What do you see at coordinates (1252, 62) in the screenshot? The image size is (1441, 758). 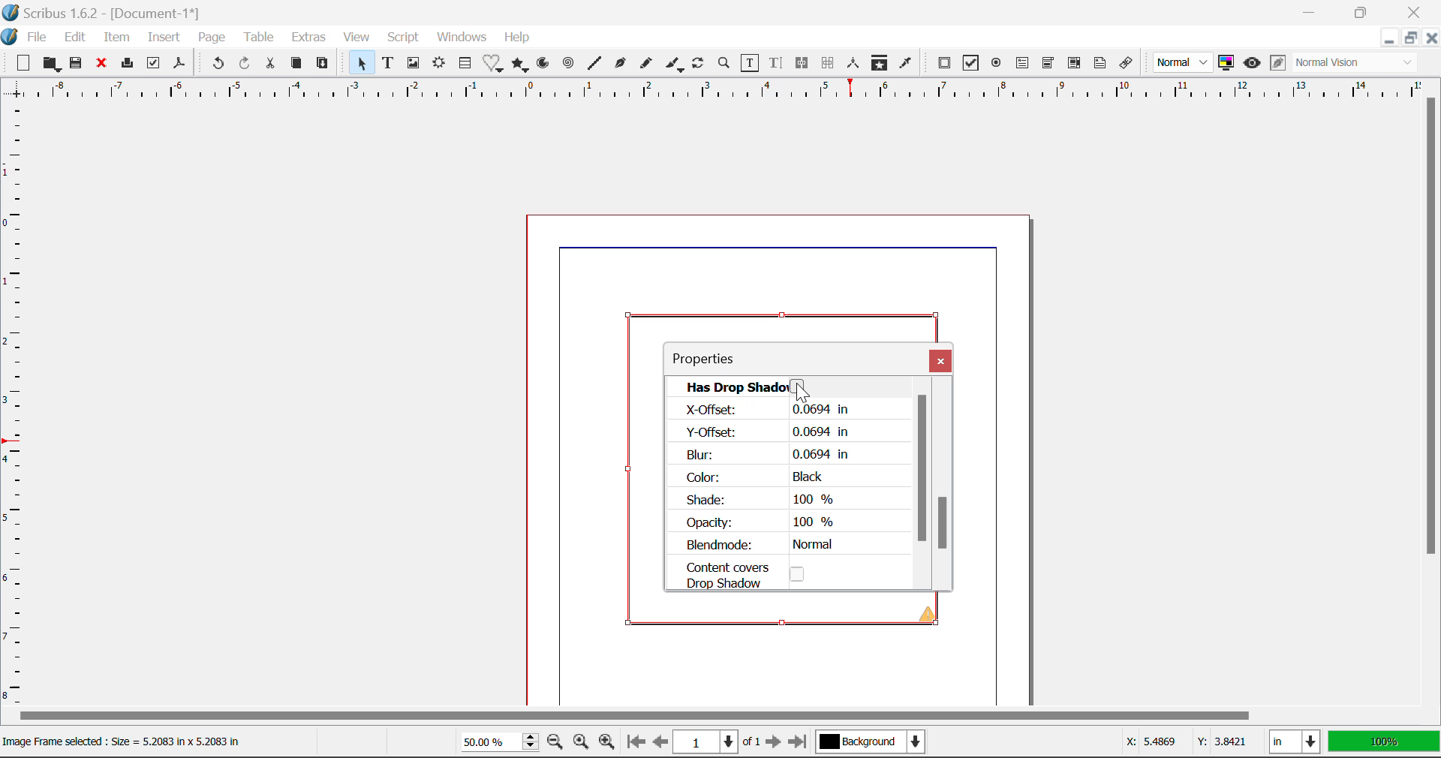 I see `Preview` at bounding box center [1252, 62].